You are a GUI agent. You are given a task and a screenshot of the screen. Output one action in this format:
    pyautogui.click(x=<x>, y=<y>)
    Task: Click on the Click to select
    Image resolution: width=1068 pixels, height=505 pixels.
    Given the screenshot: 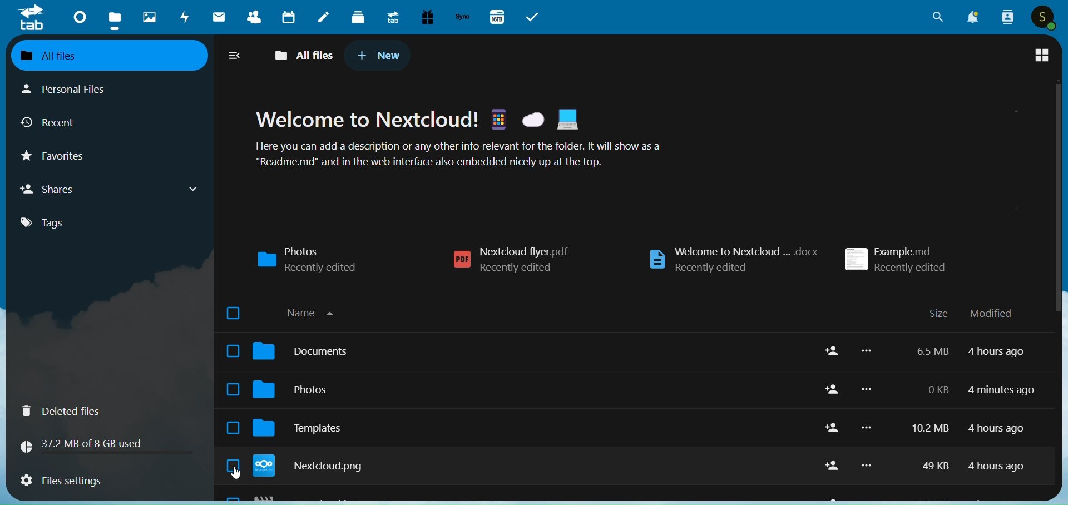 What is the action you would take?
    pyautogui.click(x=233, y=389)
    